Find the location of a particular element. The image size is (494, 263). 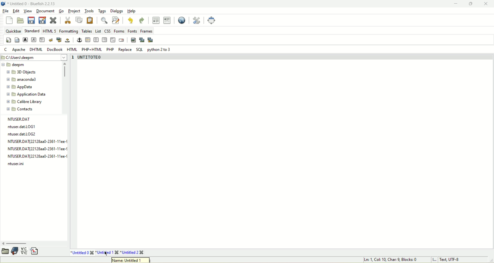

line number is located at coordinates (73, 60).